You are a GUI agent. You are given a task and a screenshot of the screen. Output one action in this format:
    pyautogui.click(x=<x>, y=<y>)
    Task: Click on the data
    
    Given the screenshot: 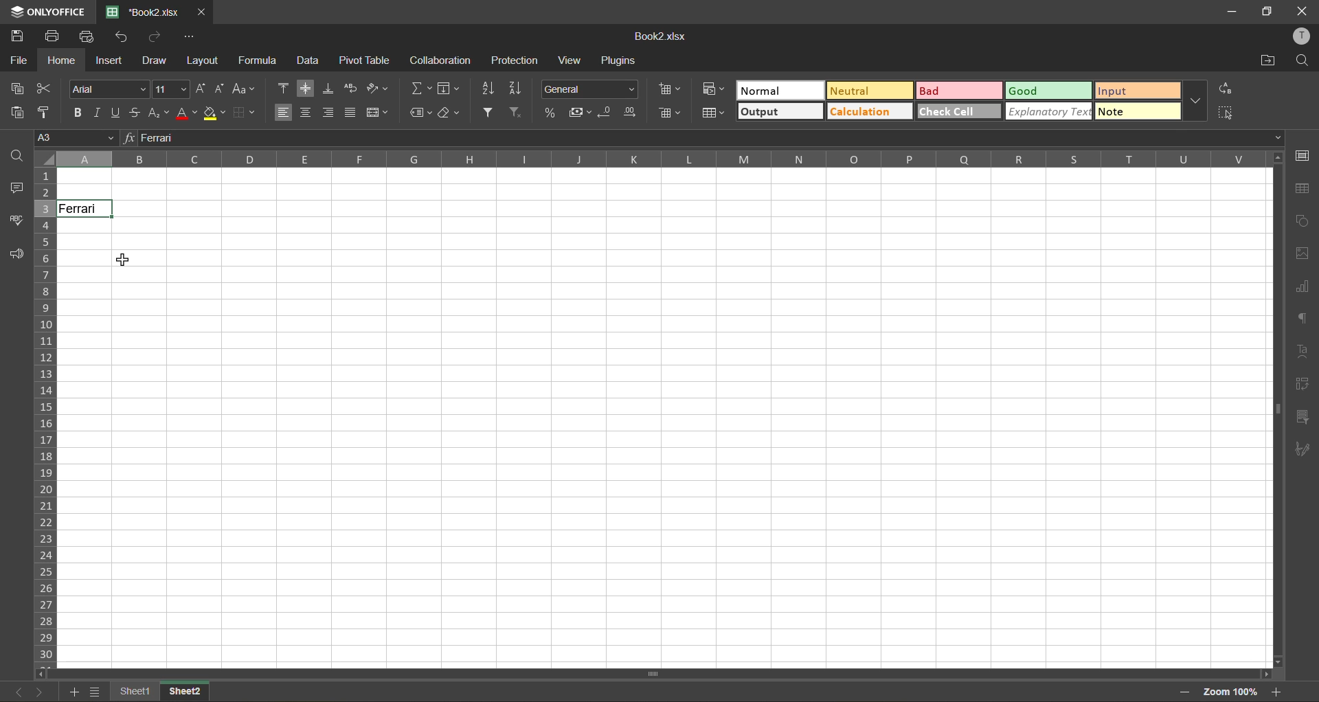 What is the action you would take?
    pyautogui.click(x=311, y=61)
    